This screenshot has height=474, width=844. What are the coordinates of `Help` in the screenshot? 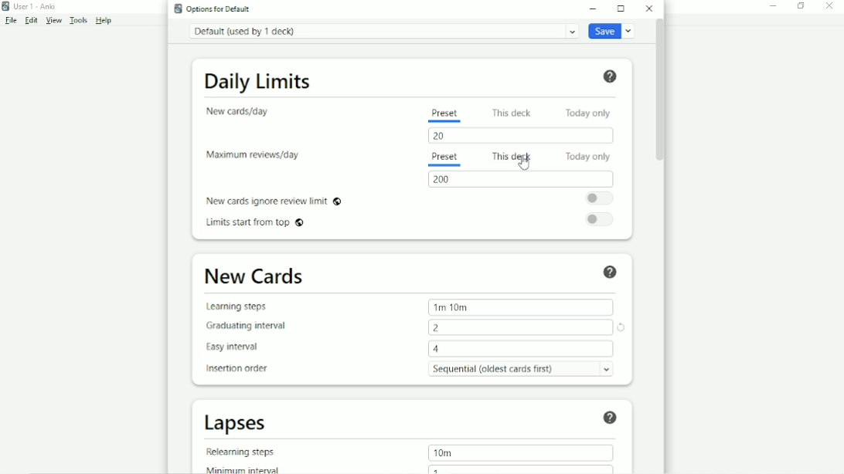 It's located at (611, 271).